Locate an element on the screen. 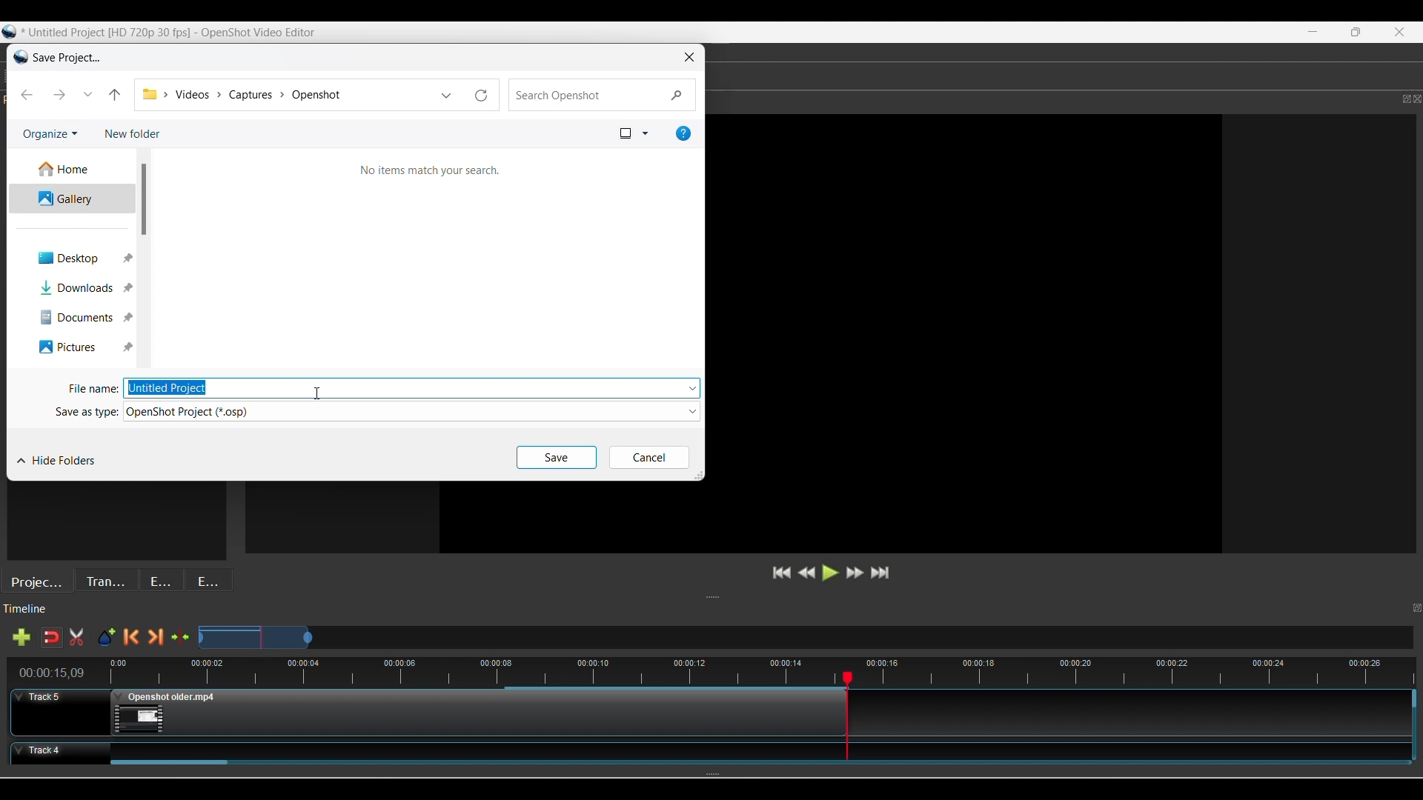  Search Window is located at coordinates (423, 261).